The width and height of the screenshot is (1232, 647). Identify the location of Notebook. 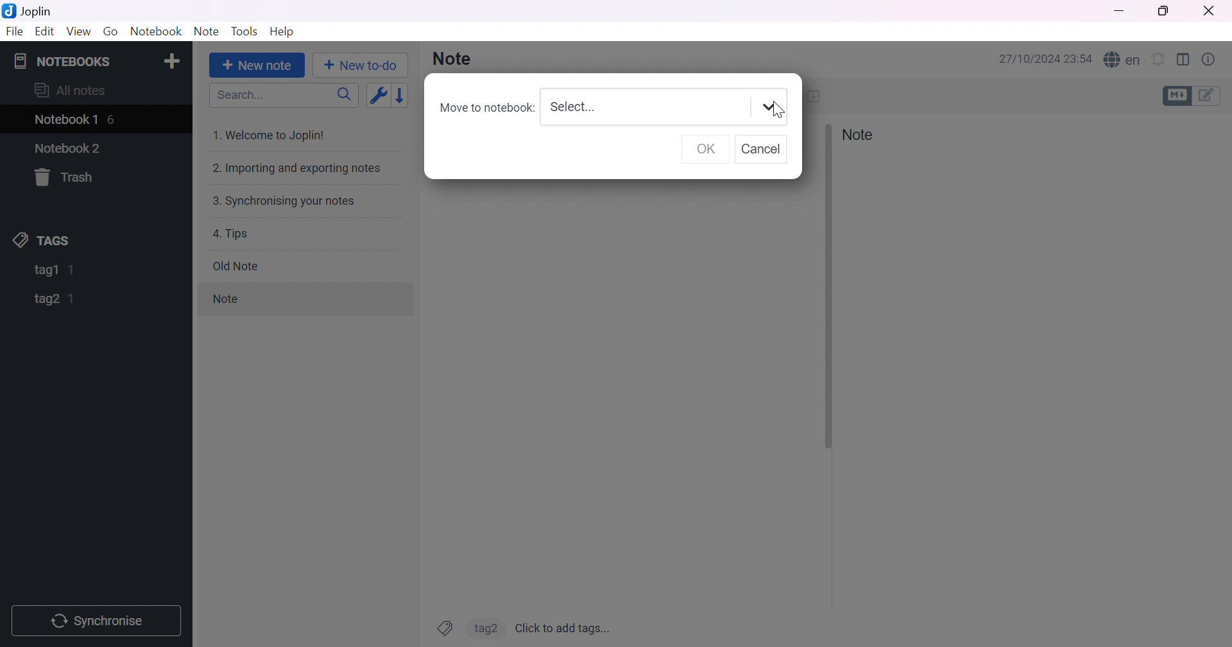
(153, 32).